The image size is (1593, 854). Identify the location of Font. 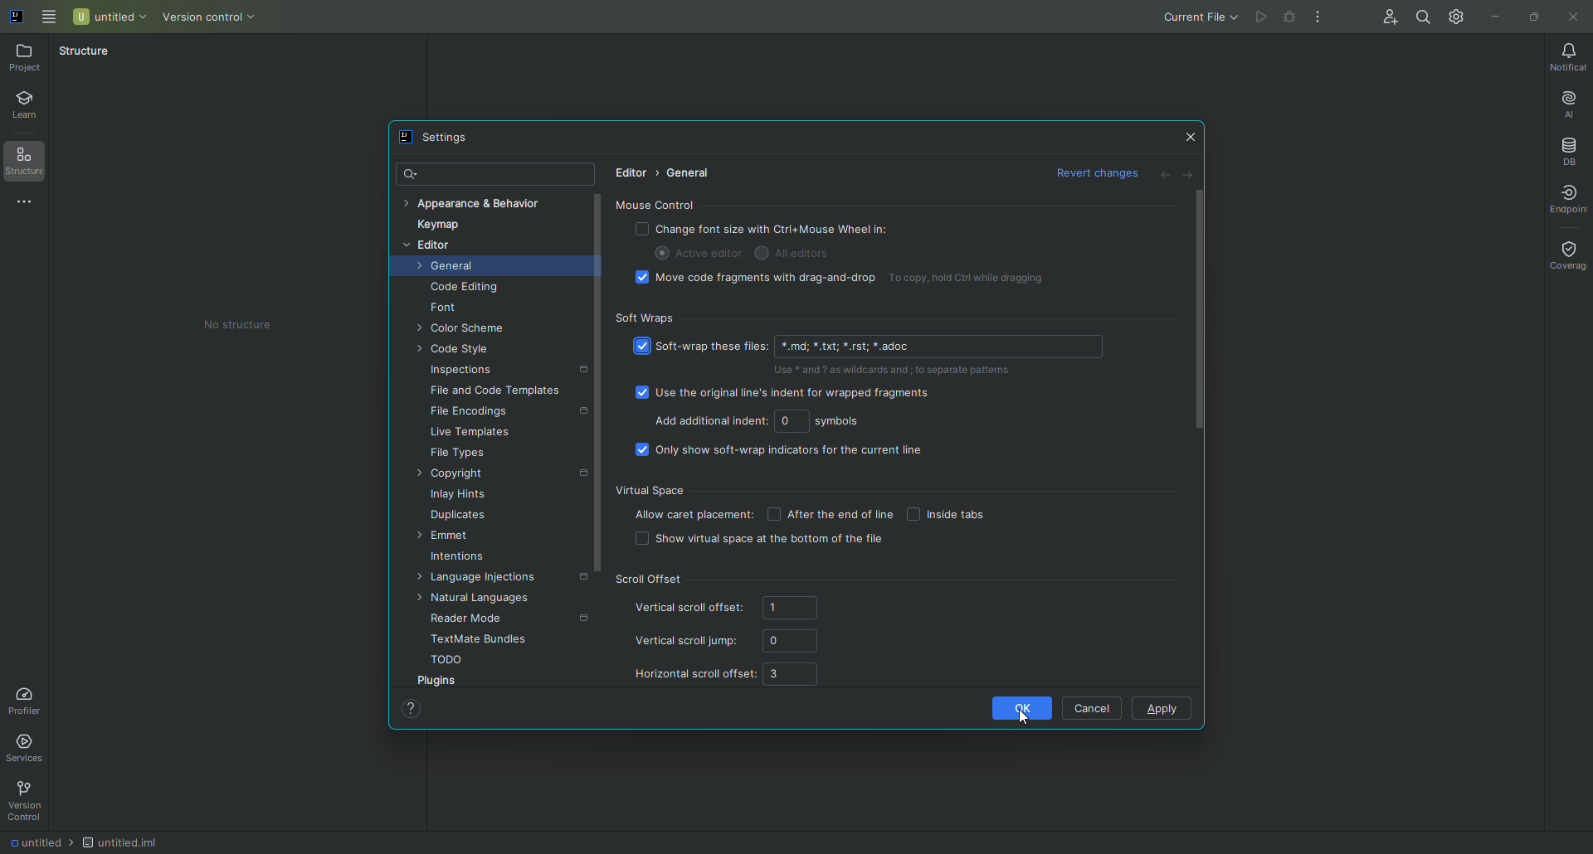
(451, 309).